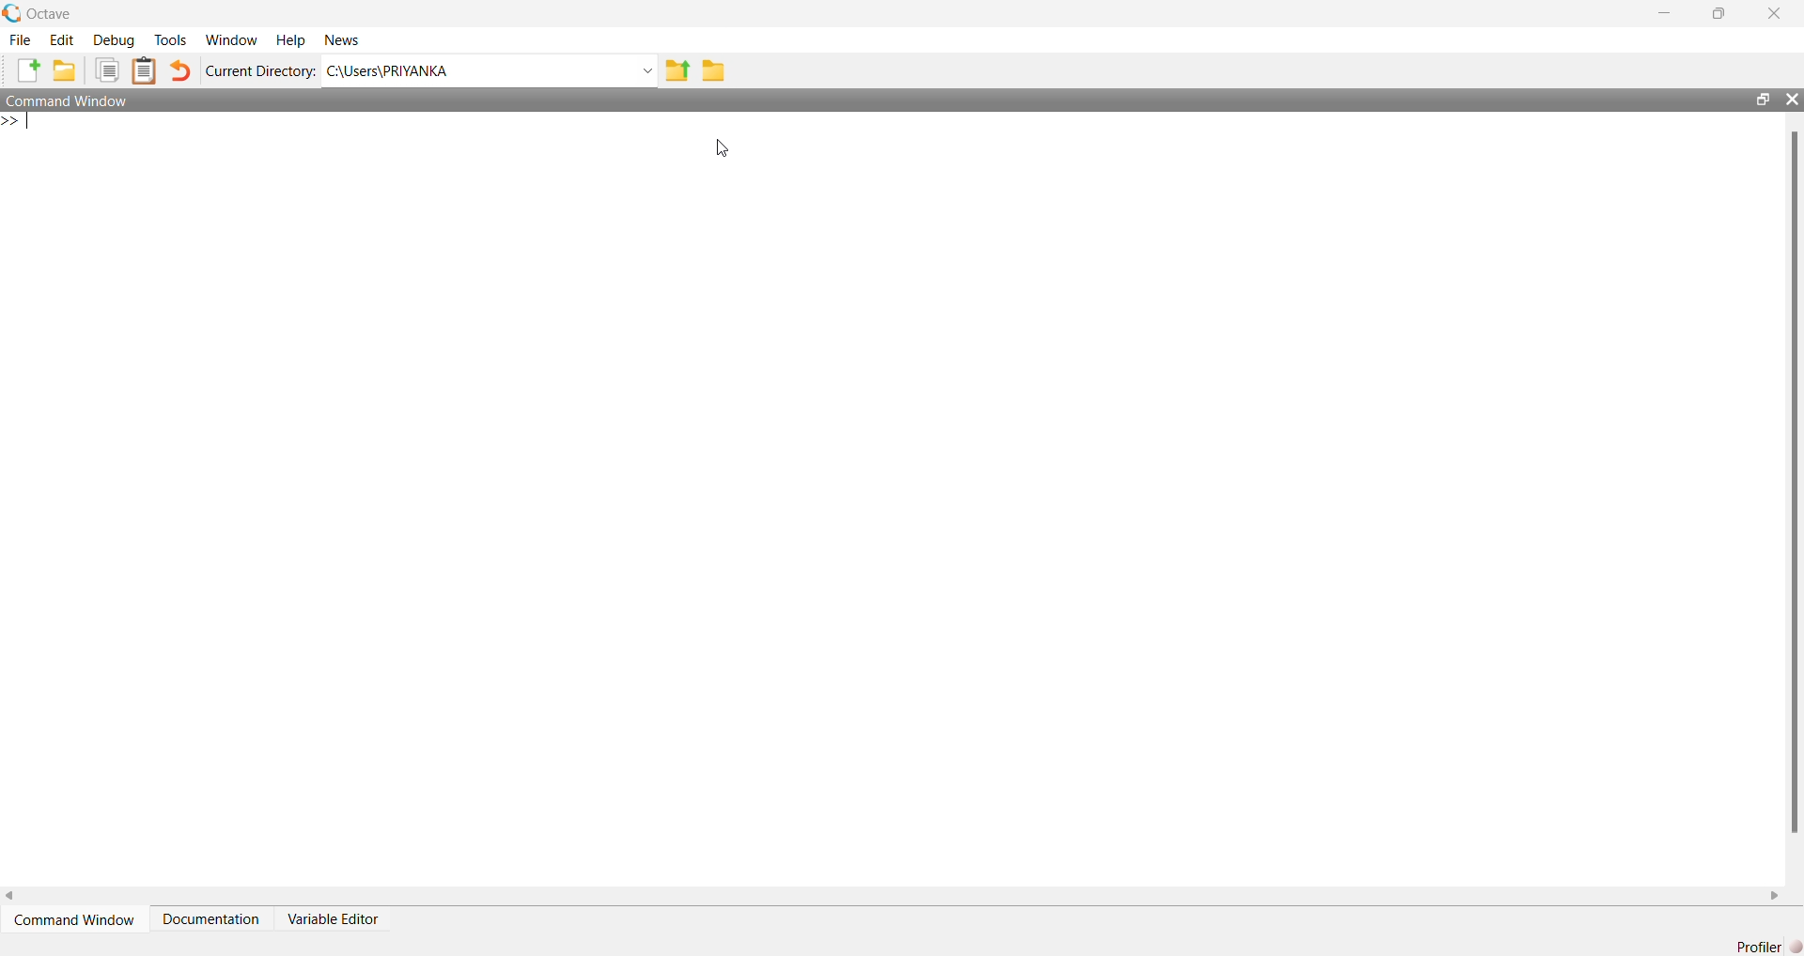 The image size is (1804, 956). Describe the element at coordinates (1792, 99) in the screenshot. I see `close` at that location.